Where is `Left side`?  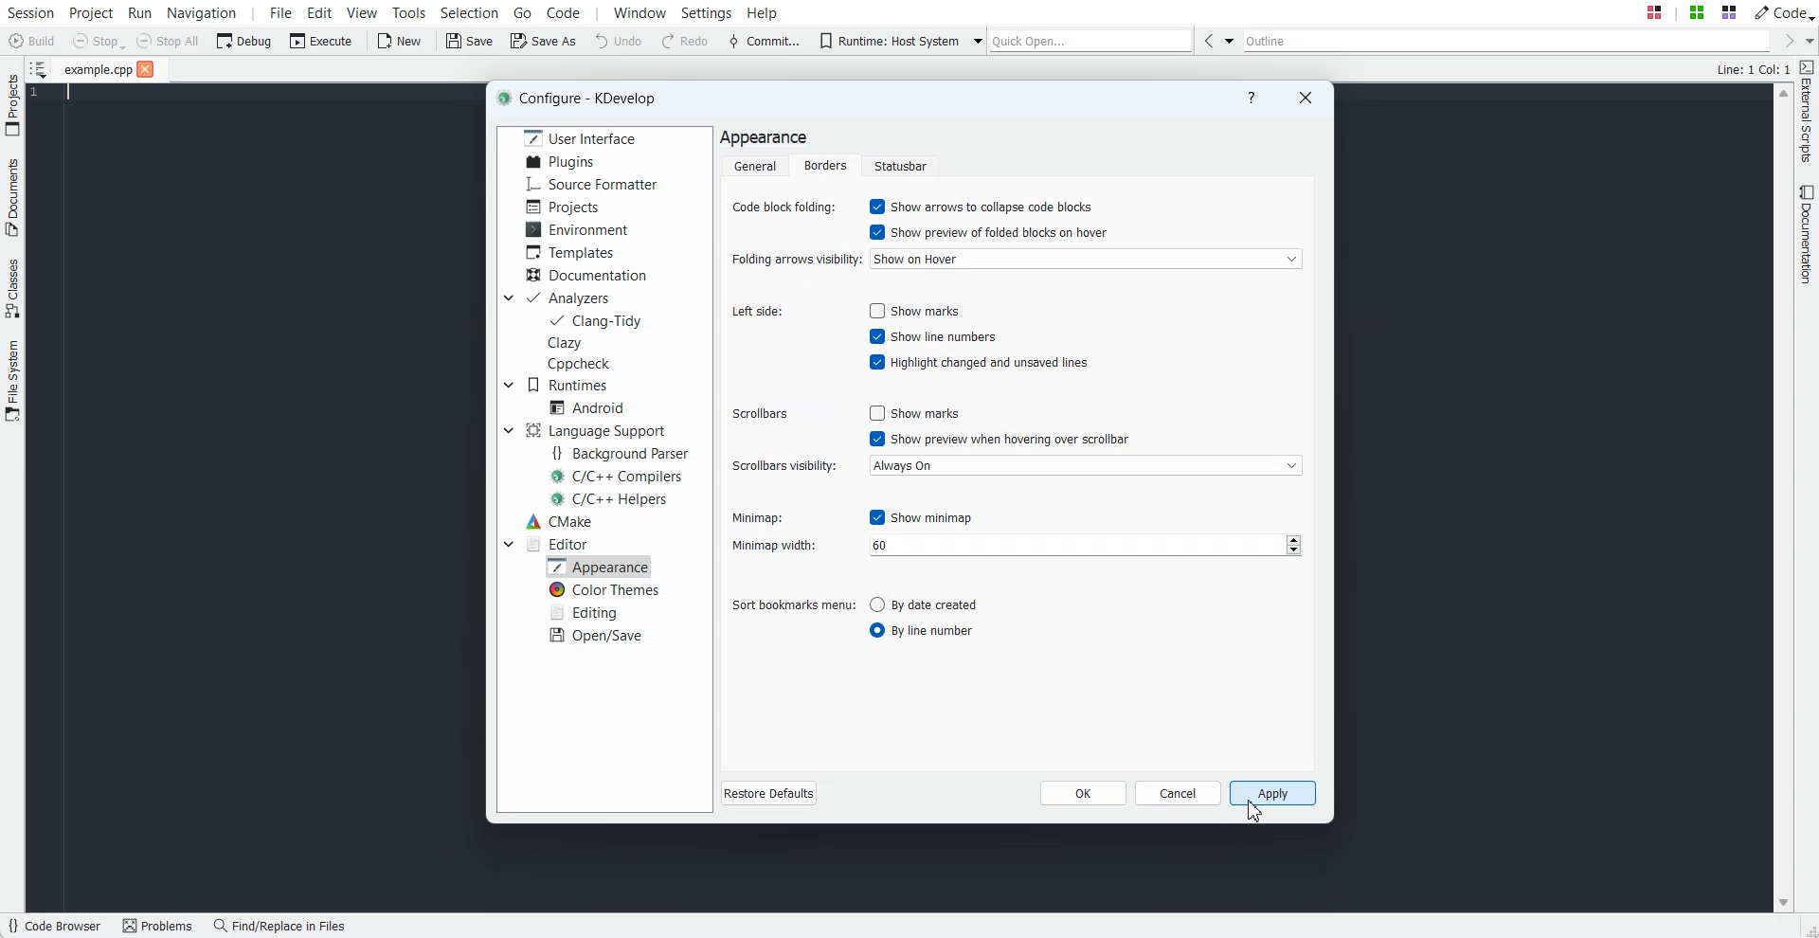 Left side is located at coordinates (758, 312).